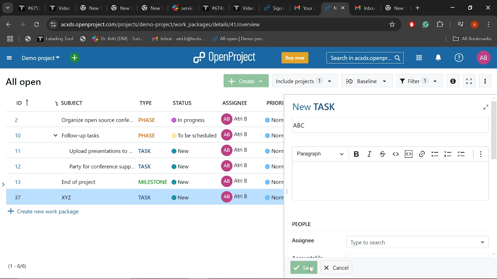 This screenshot has width=497, height=279. Describe the element at coordinates (312, 269) in the screenshot. I see `Cursor` at that location.